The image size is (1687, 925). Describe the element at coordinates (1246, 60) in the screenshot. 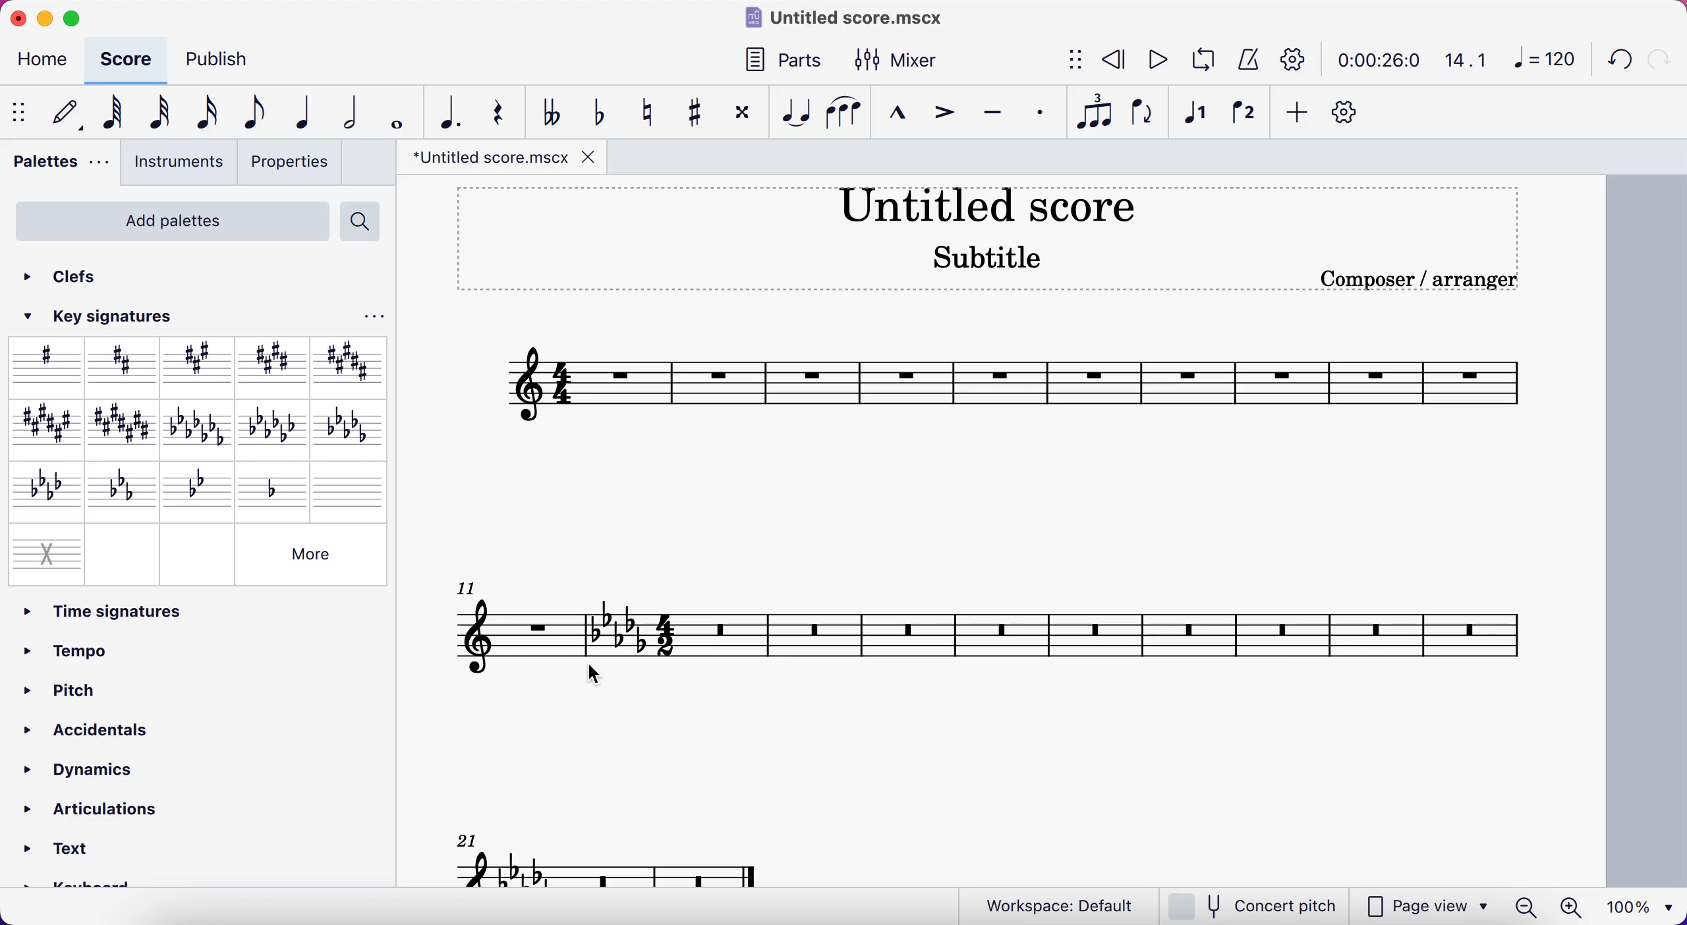

I see `metronome` at that location.